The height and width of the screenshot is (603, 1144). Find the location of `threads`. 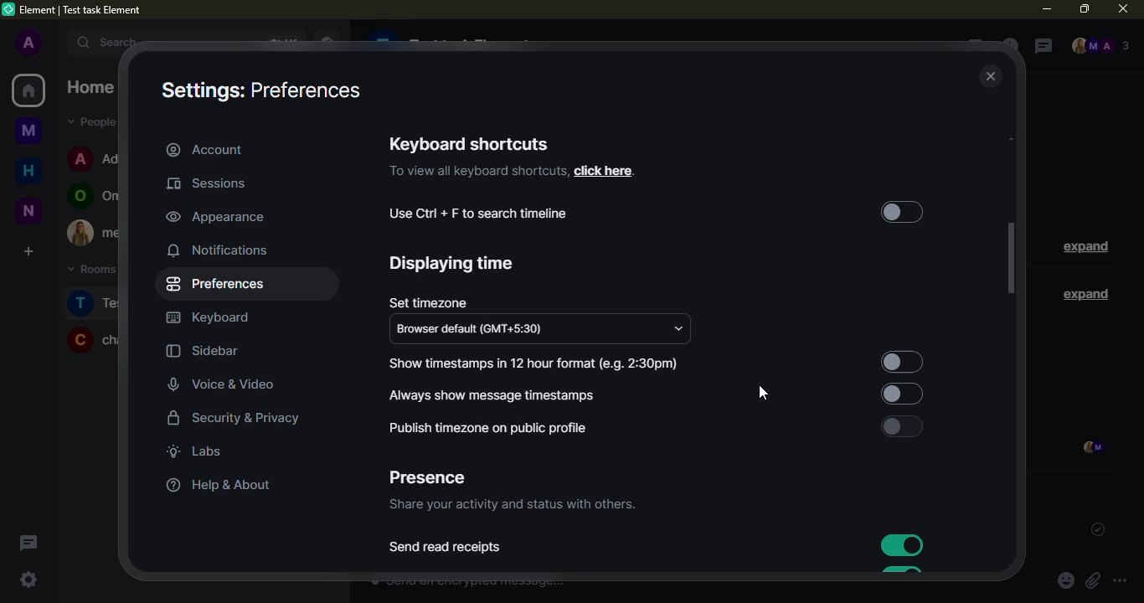

threads is located at coordinates (1040, 47).